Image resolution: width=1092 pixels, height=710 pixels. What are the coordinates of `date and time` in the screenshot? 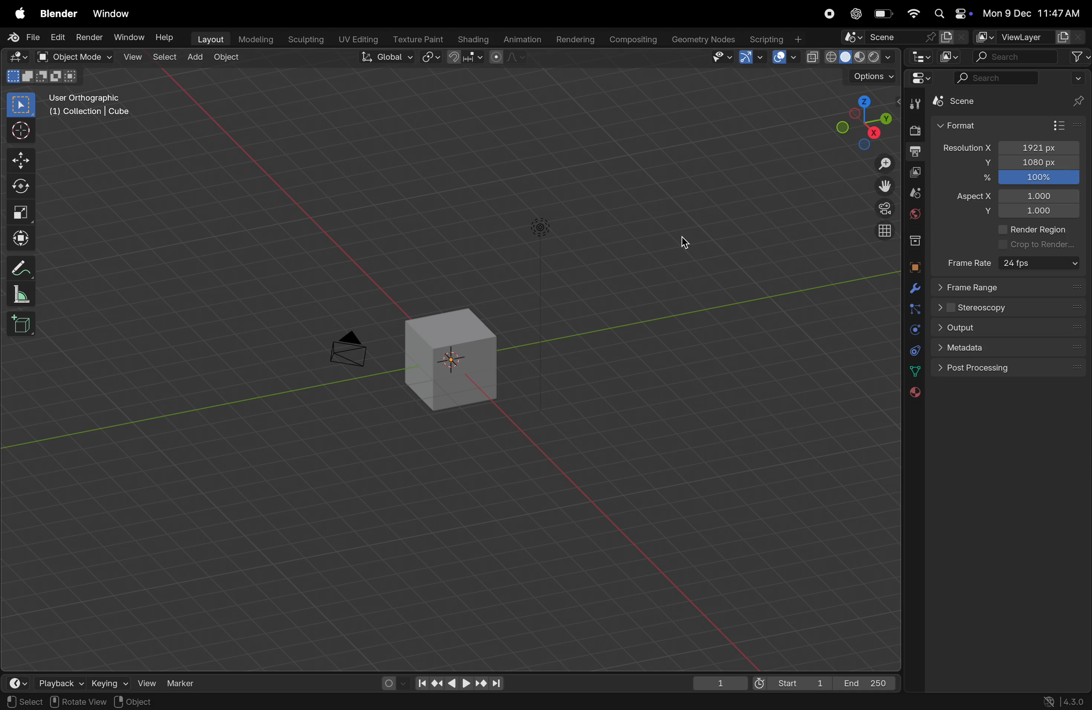 It's located at (1032, 13).